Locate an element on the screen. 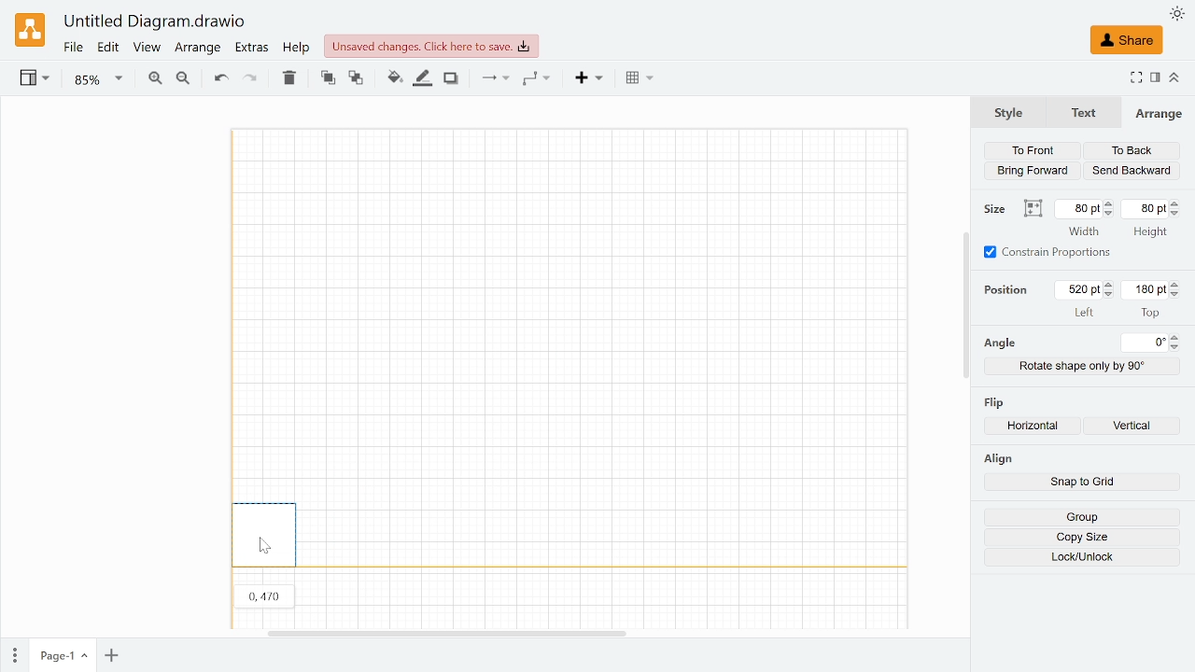 The height and width of the screenshot is (672, 1195). Appearence is located at coordinates (1177, 14).